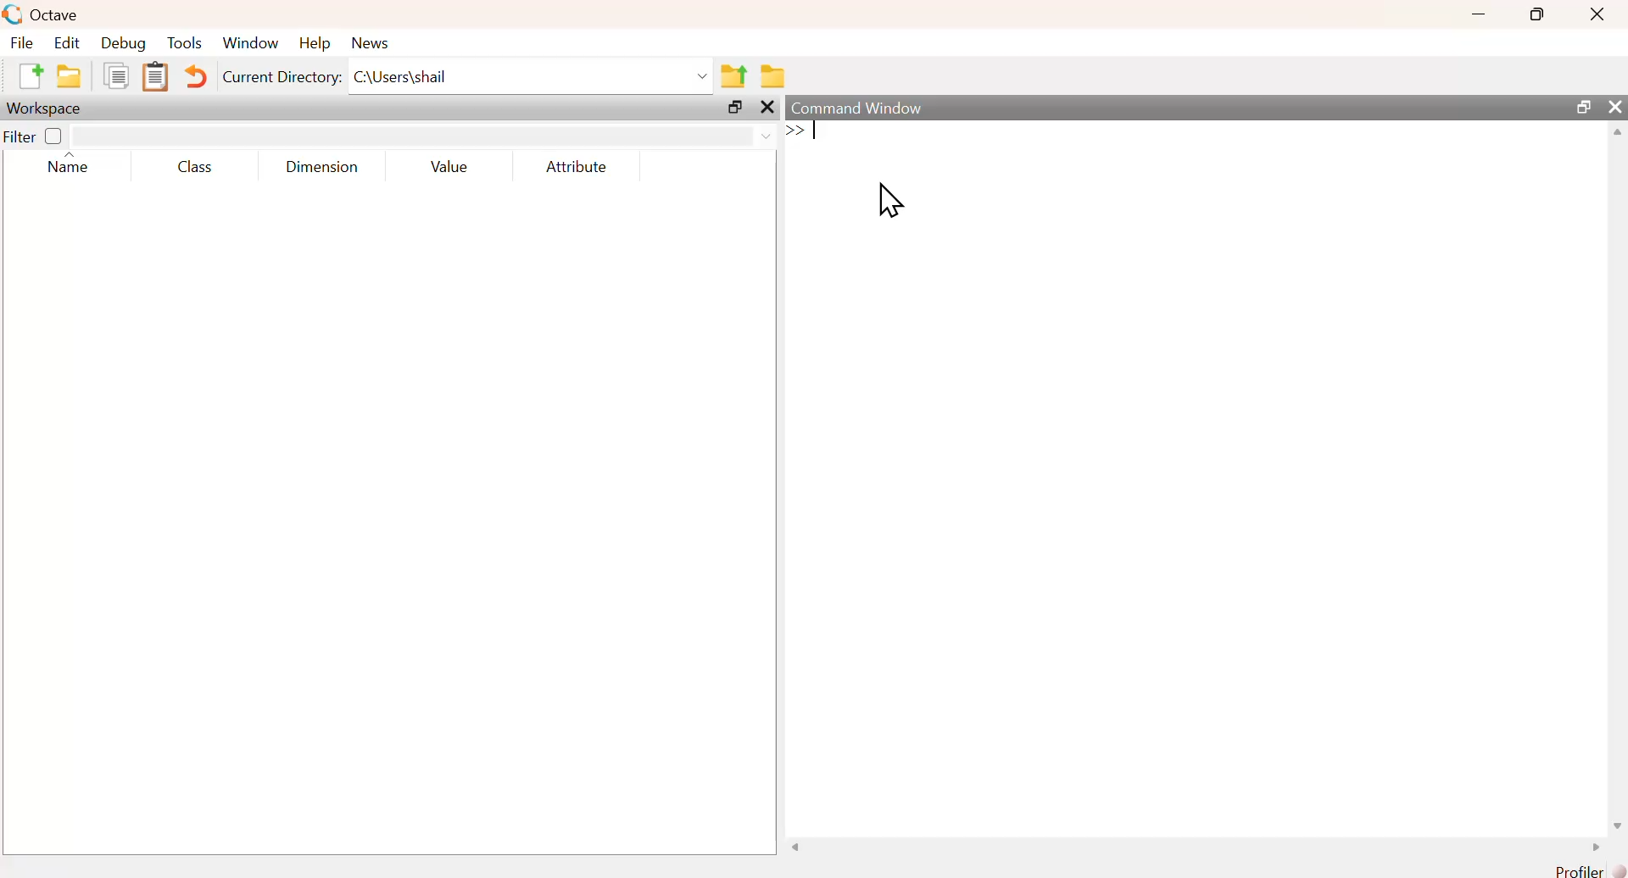  I want to click on Help, so click(315, 43).